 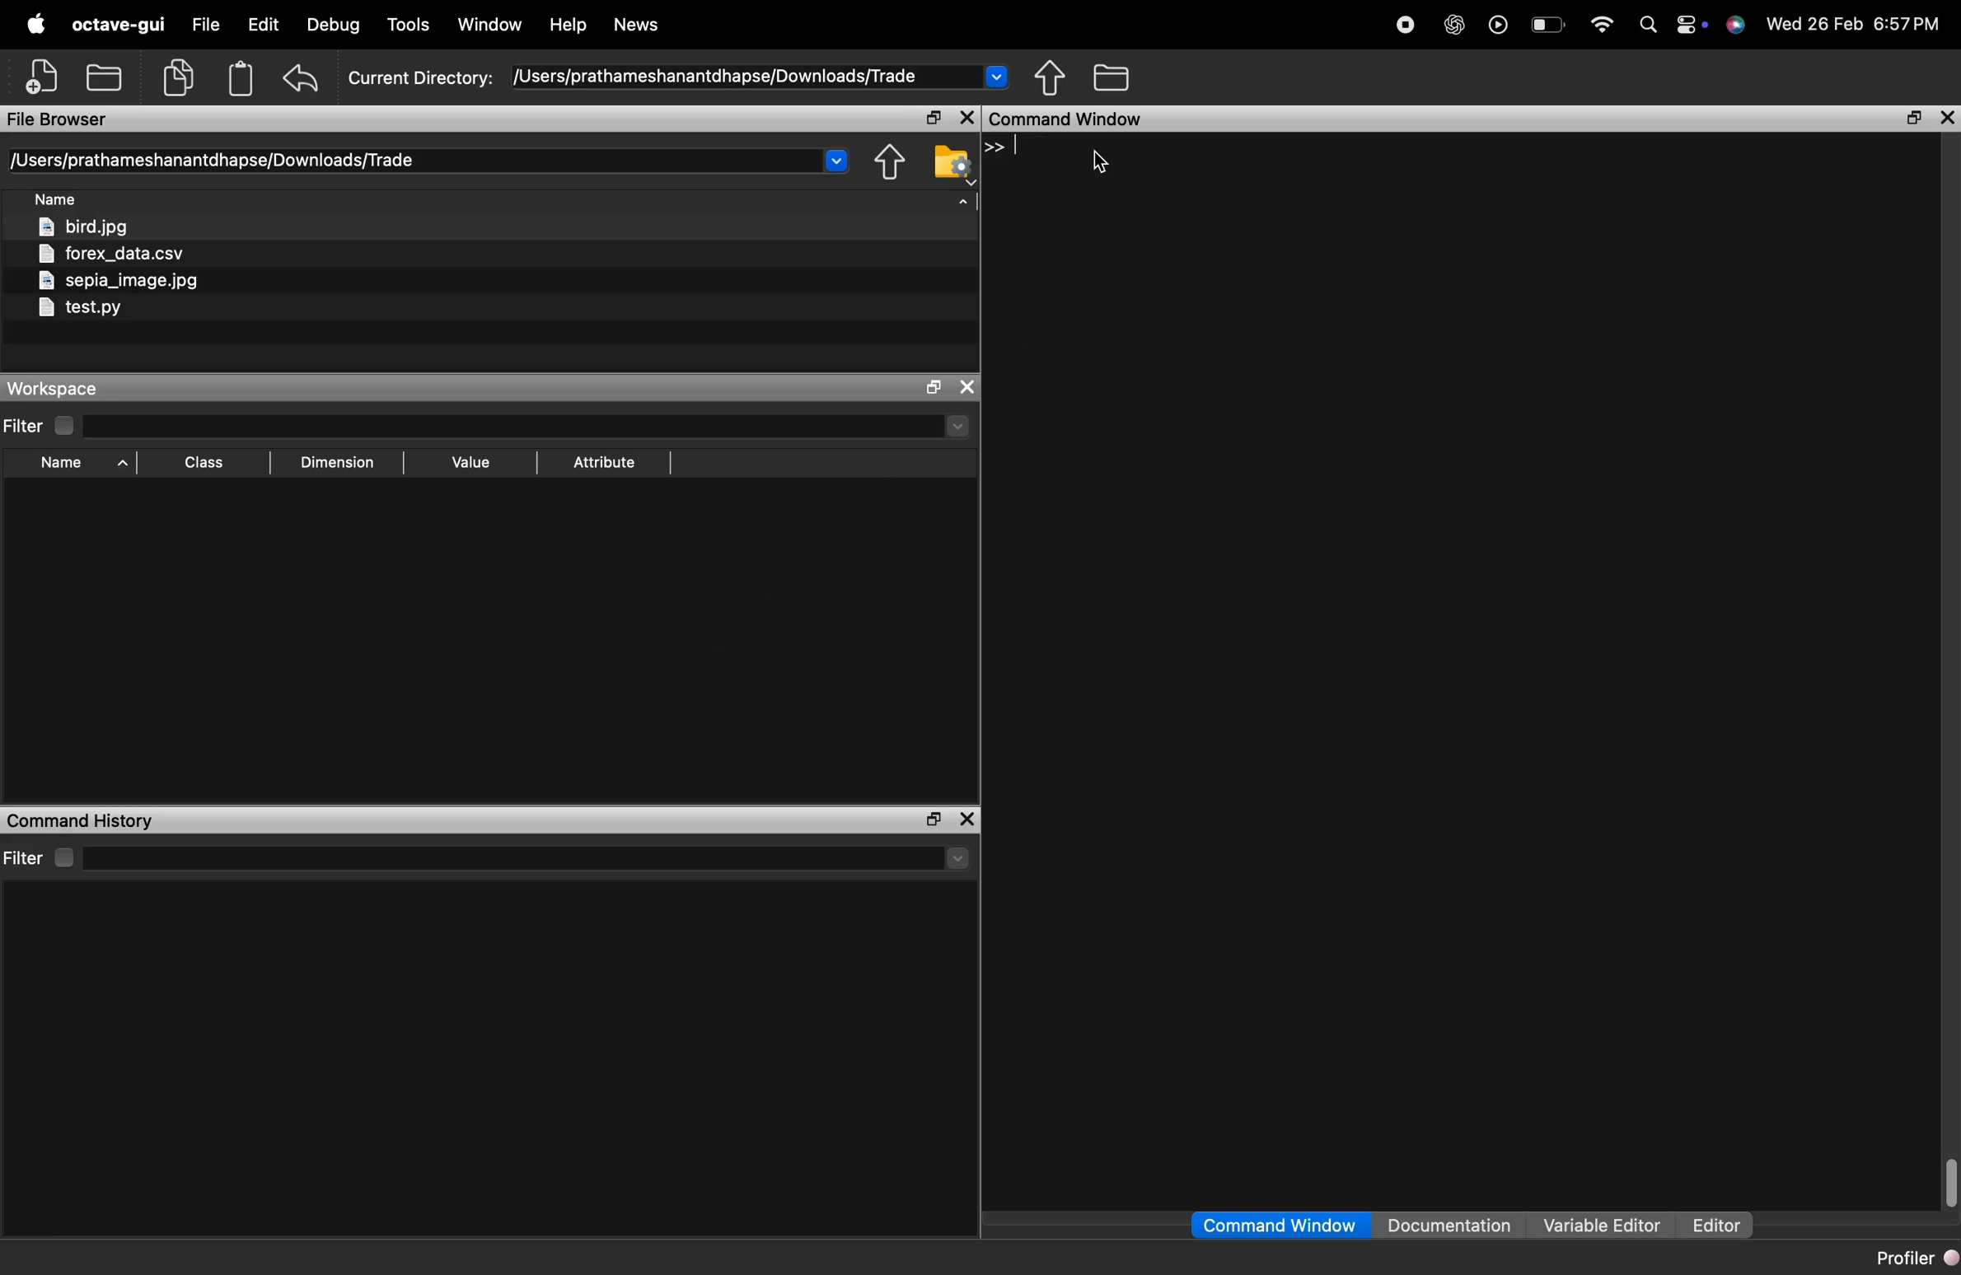 I want to click on debug, so click(x=335, y=26).